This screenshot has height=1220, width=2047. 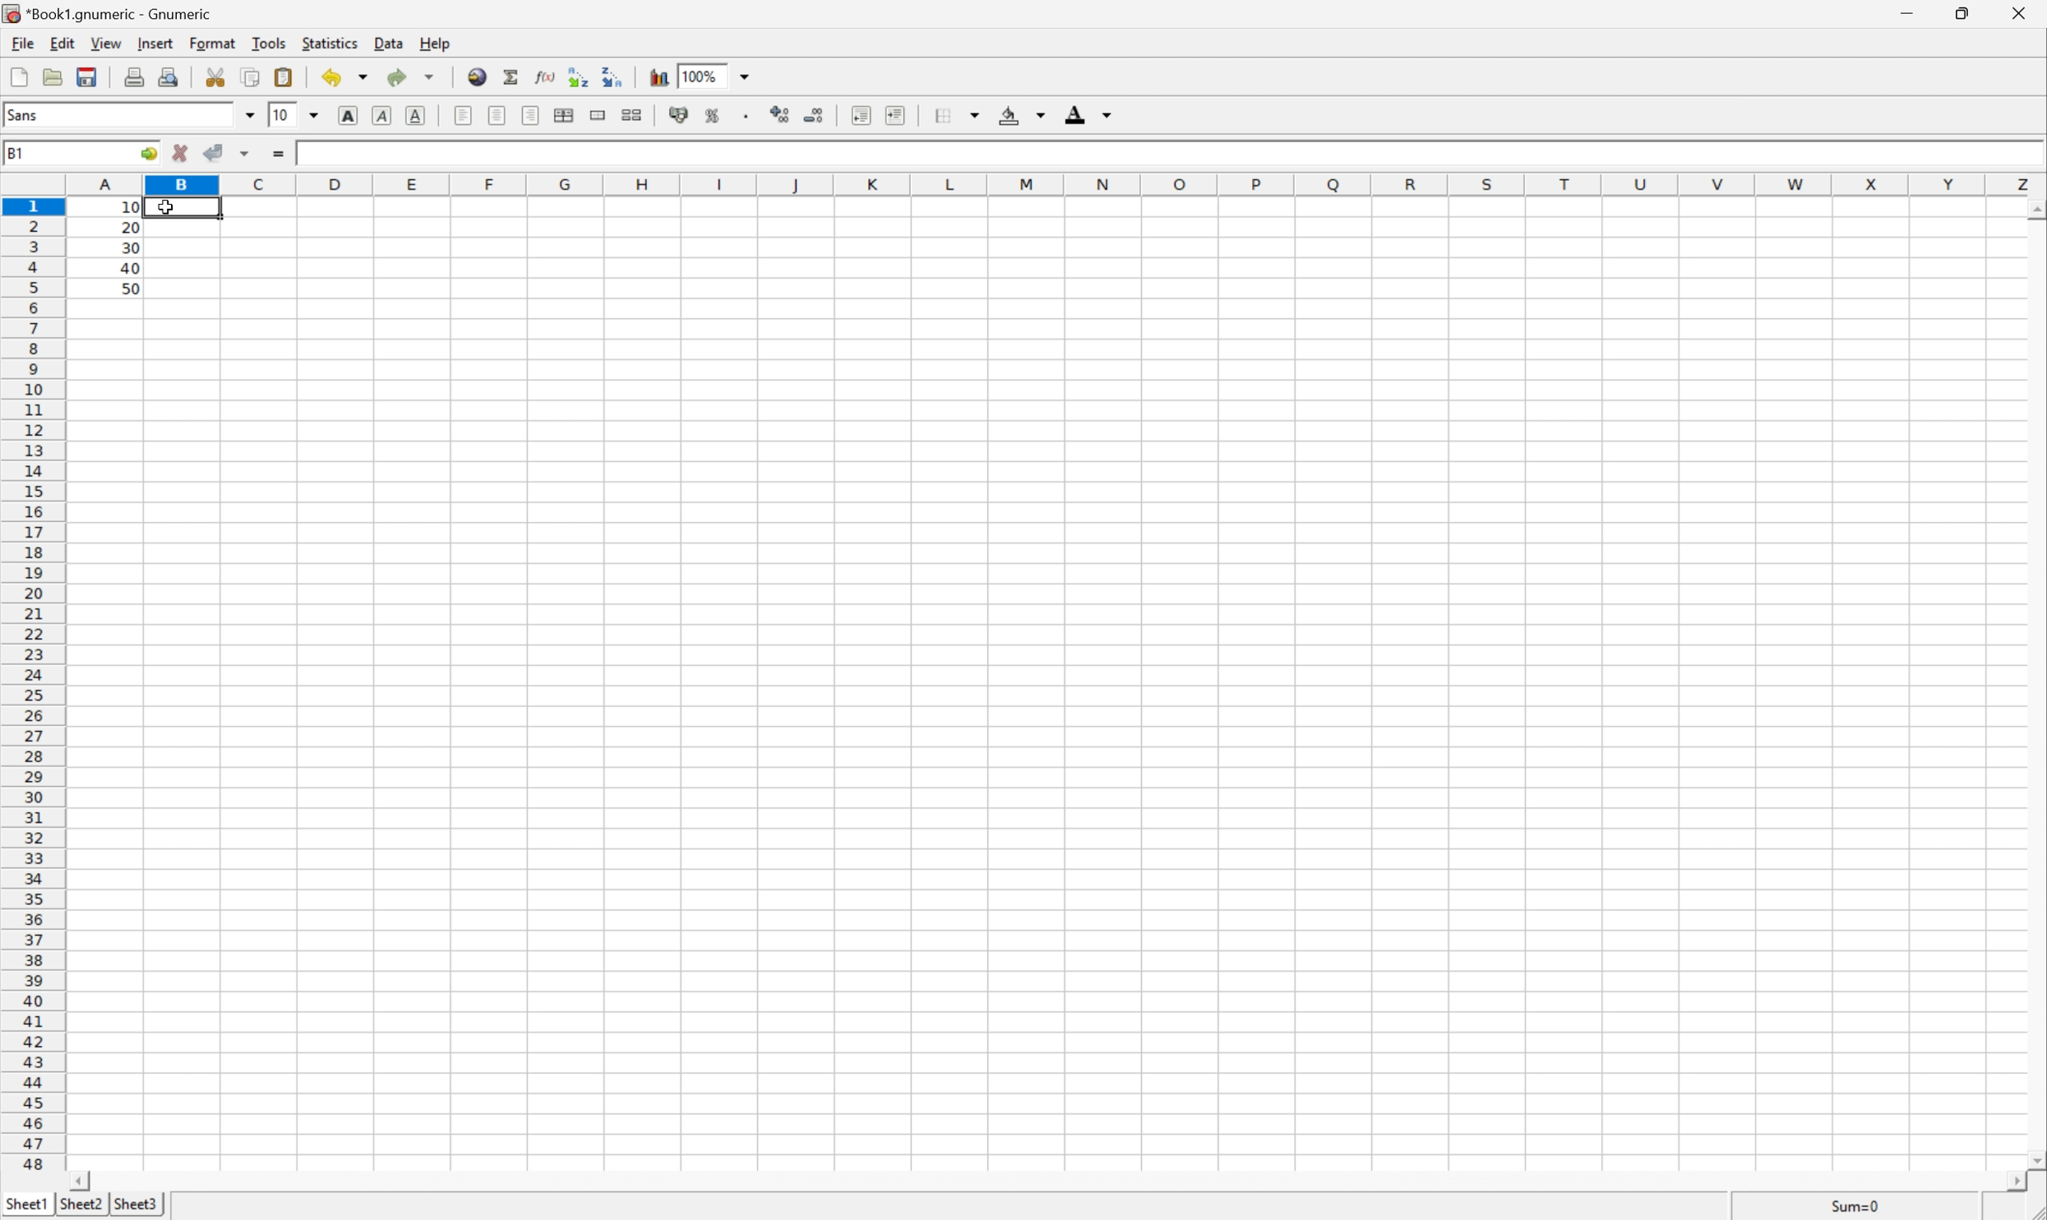 I want to click on Scroll Left, so click(x=83, y=1182).